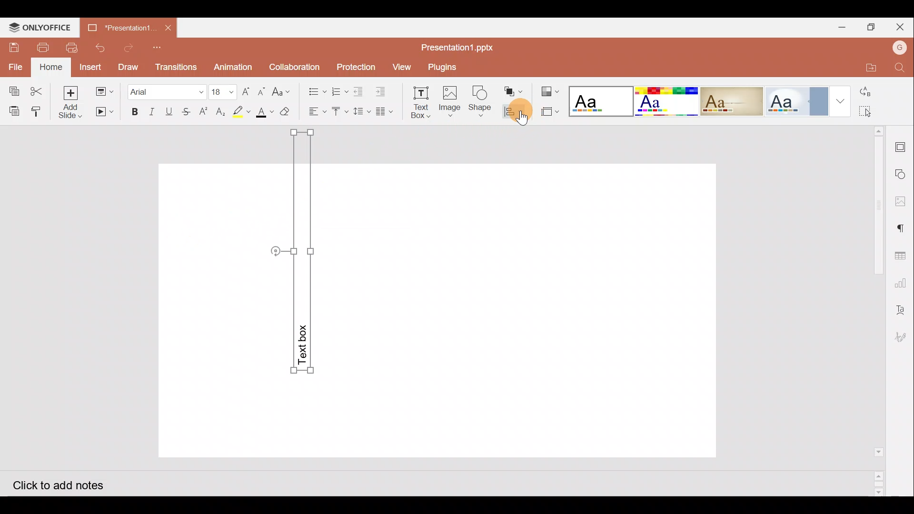  Describe the element at coordinates (903, 146) in the screenshot. I see `Slide settings` at that location.